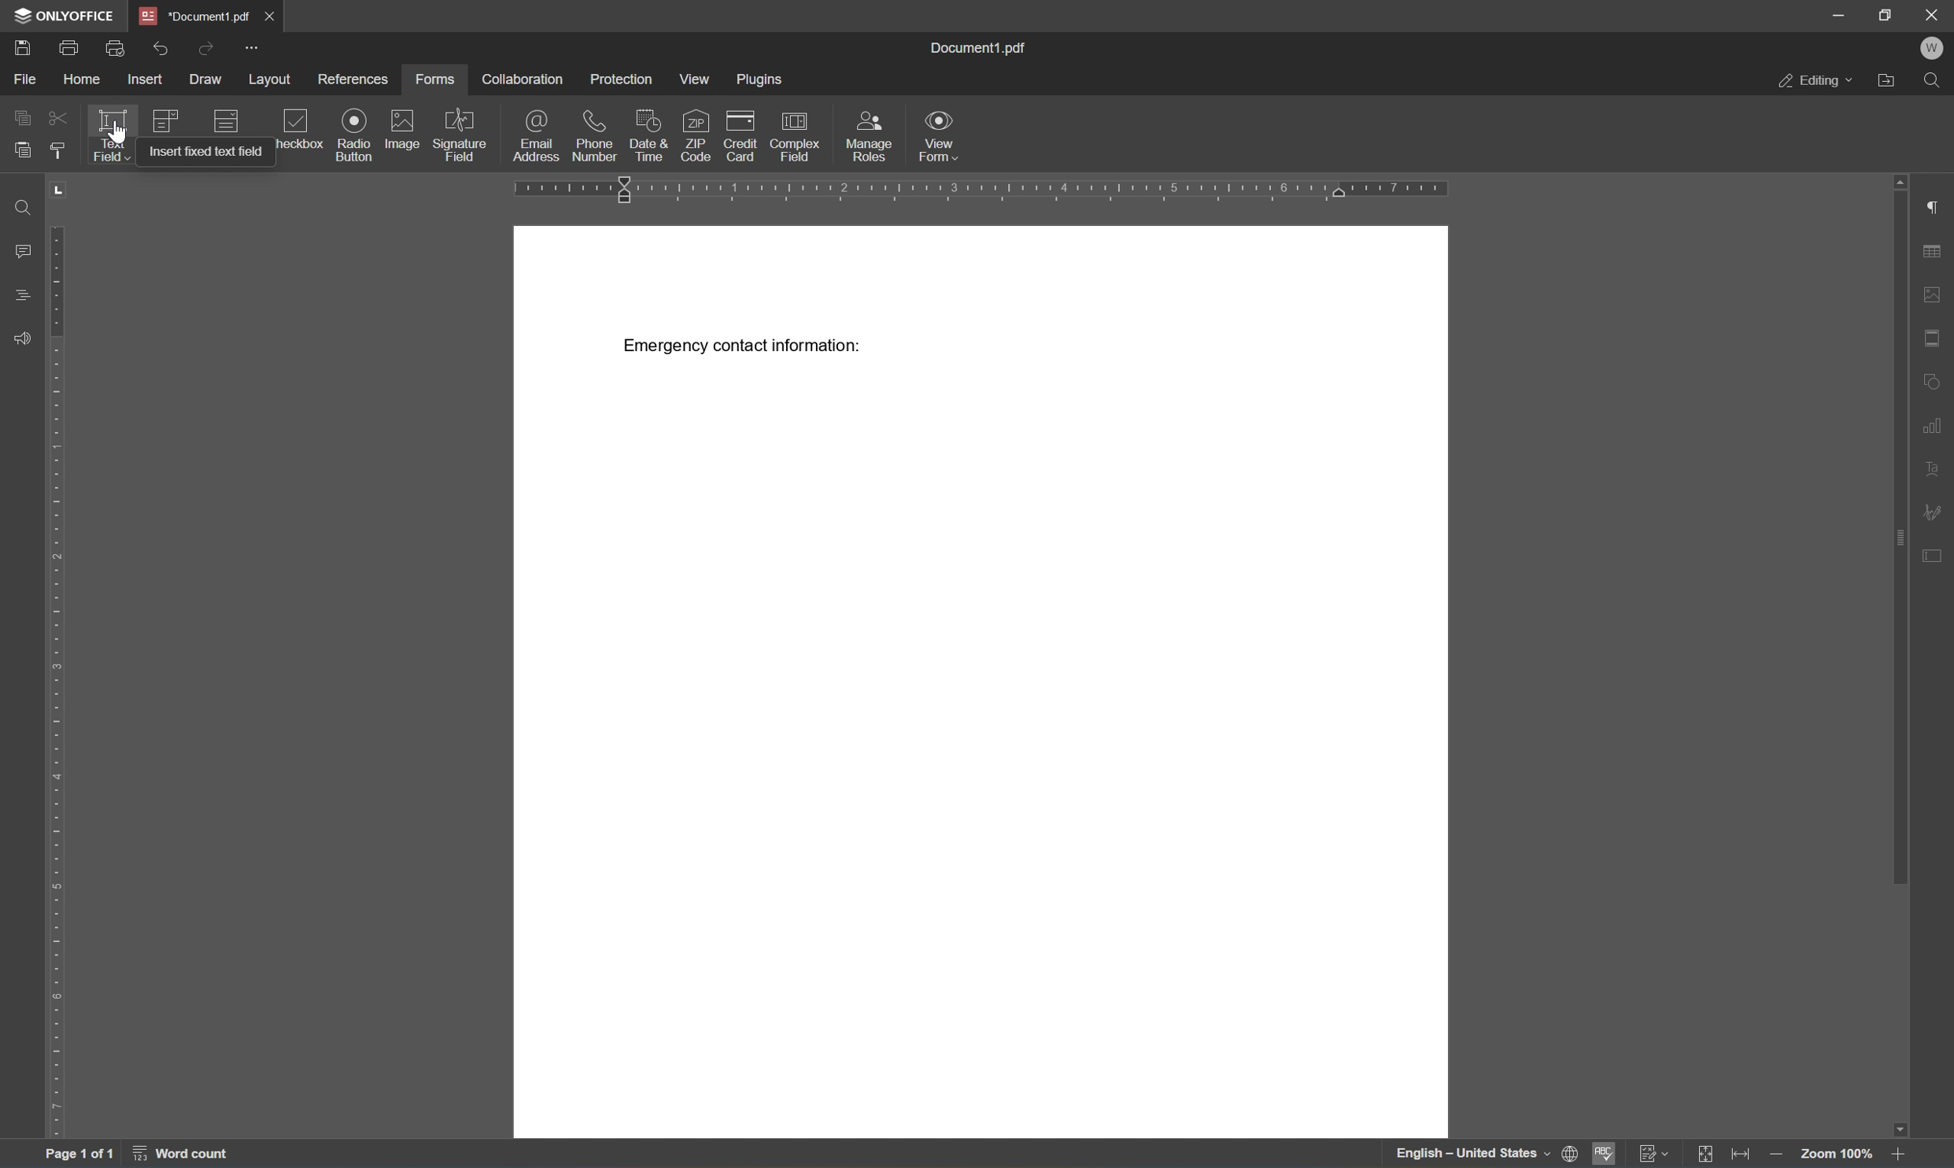  Describe the element at coordinates (457, 135) in the screenshot. I see `signature field` at that location.